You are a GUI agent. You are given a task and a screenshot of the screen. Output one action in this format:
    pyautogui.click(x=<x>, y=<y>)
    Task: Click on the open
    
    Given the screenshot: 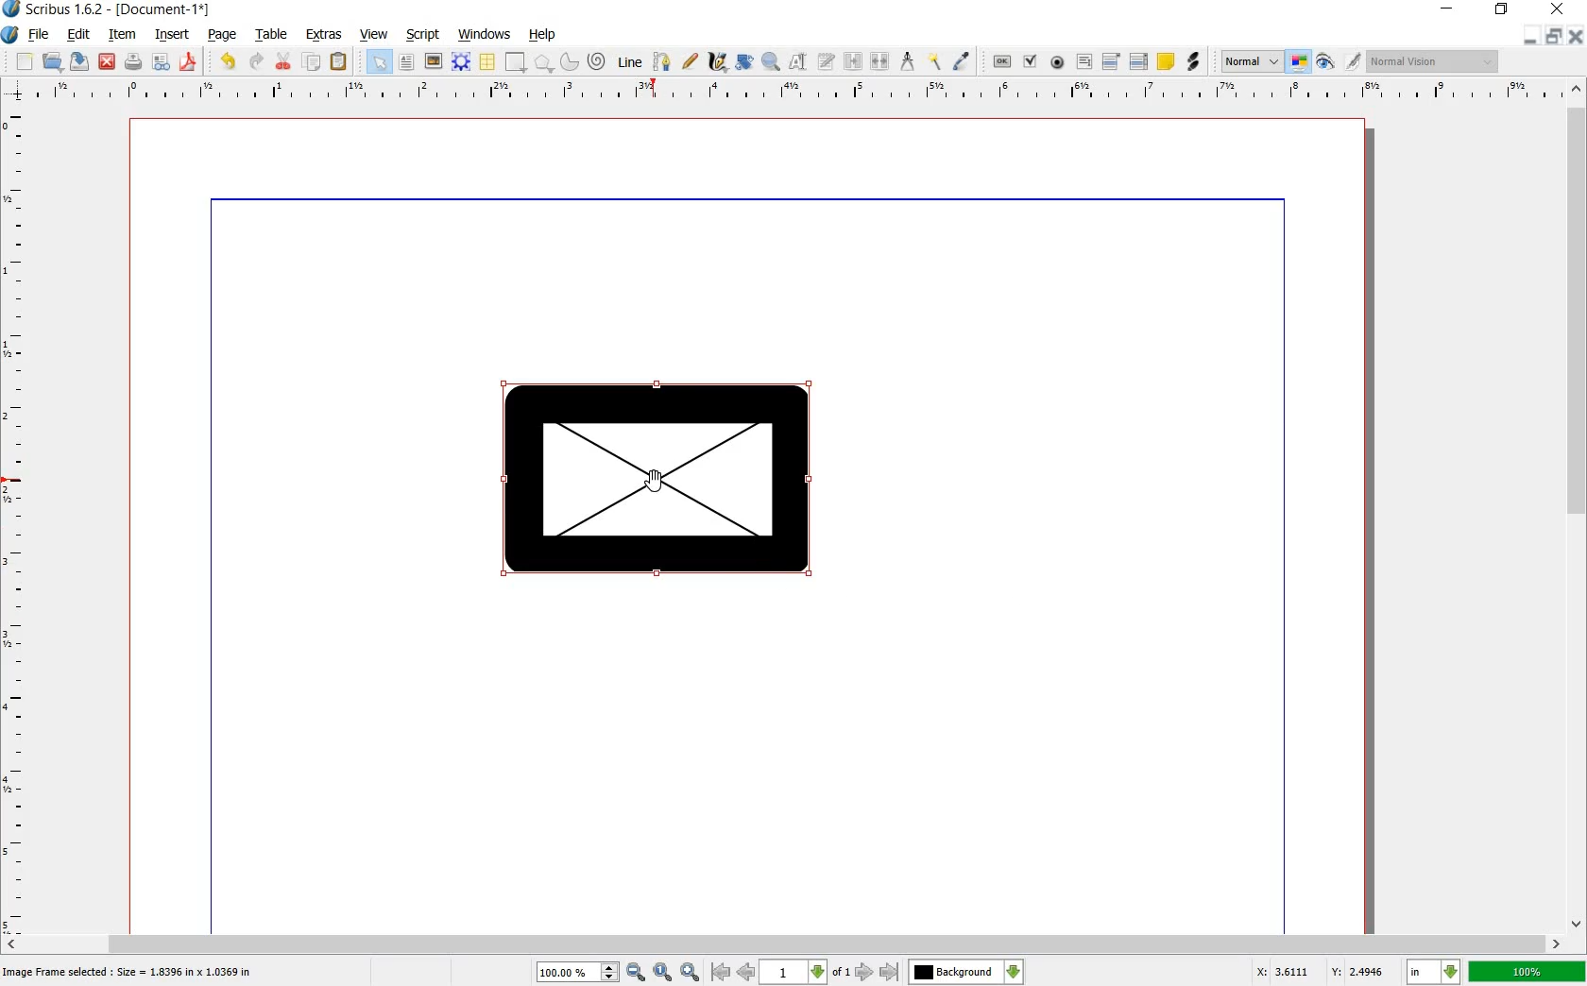 What is the action you would take?
    pyautogui.click(x=52, y=62)
    